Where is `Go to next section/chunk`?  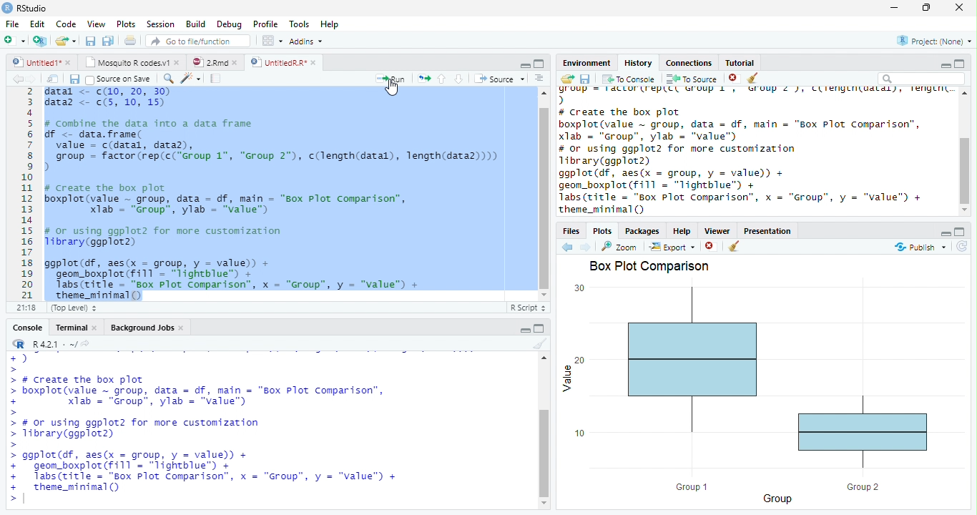 Go to next section/chunk is located at coordinates (458, 79).